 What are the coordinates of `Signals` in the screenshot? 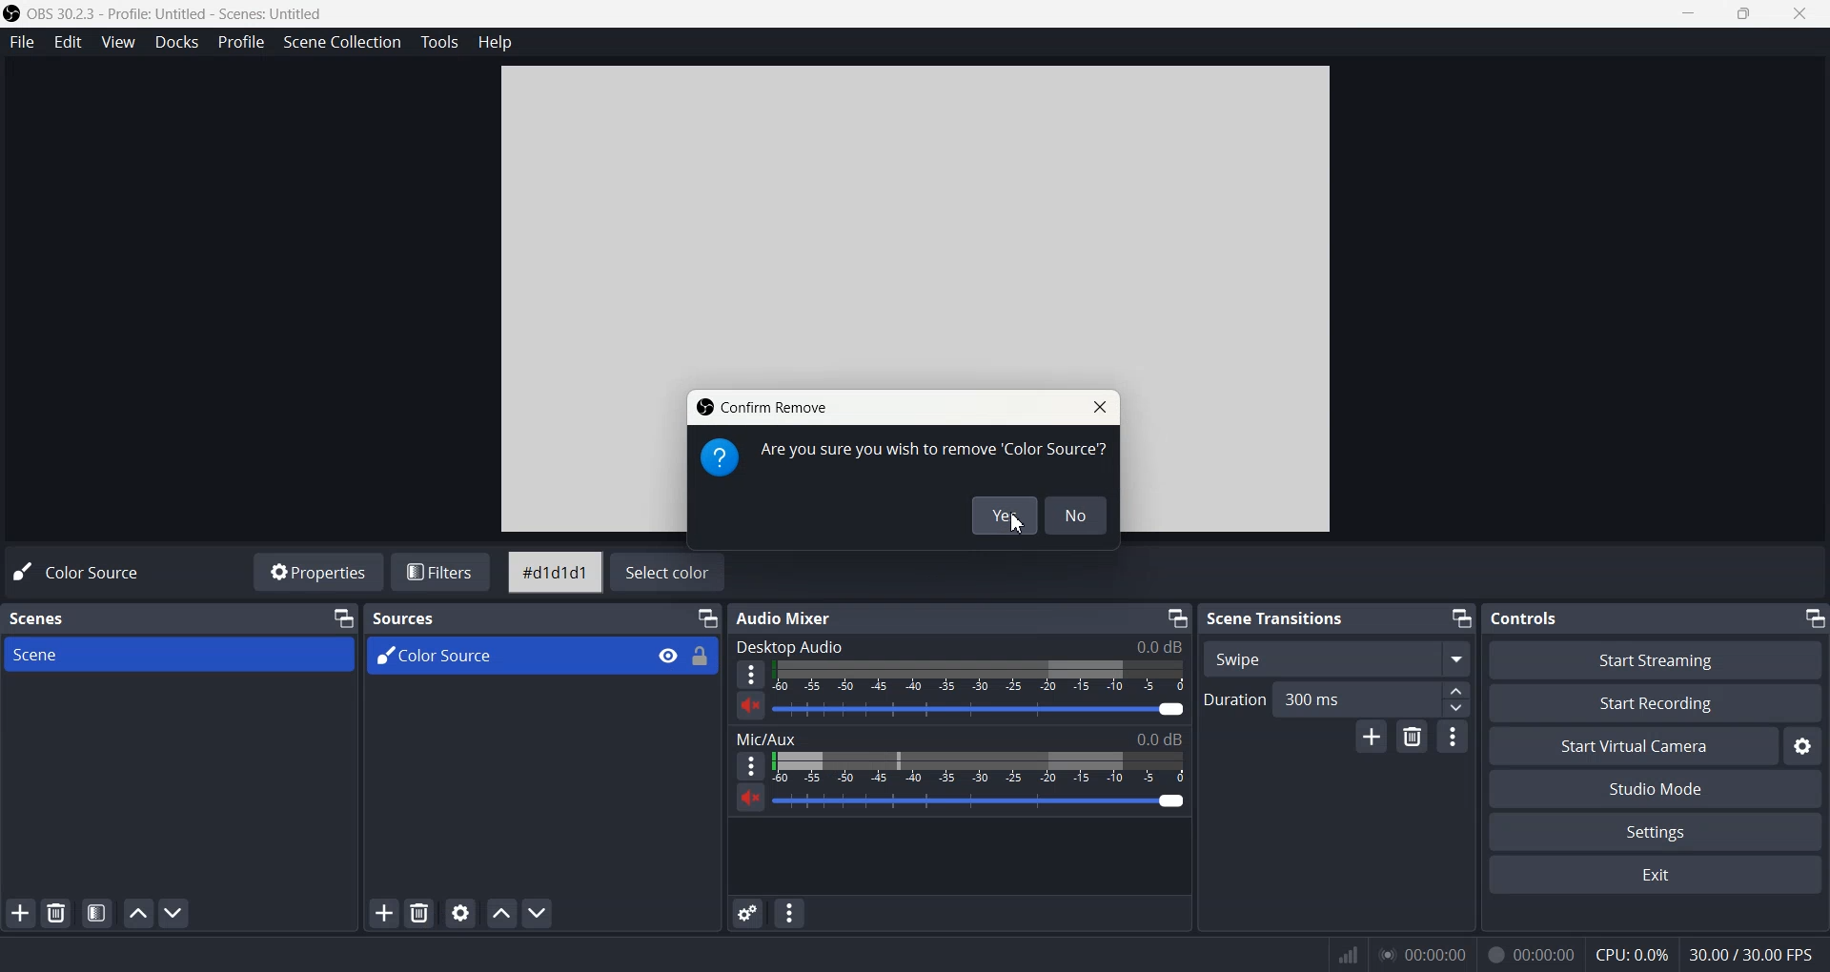 It's located at (1340, 953).